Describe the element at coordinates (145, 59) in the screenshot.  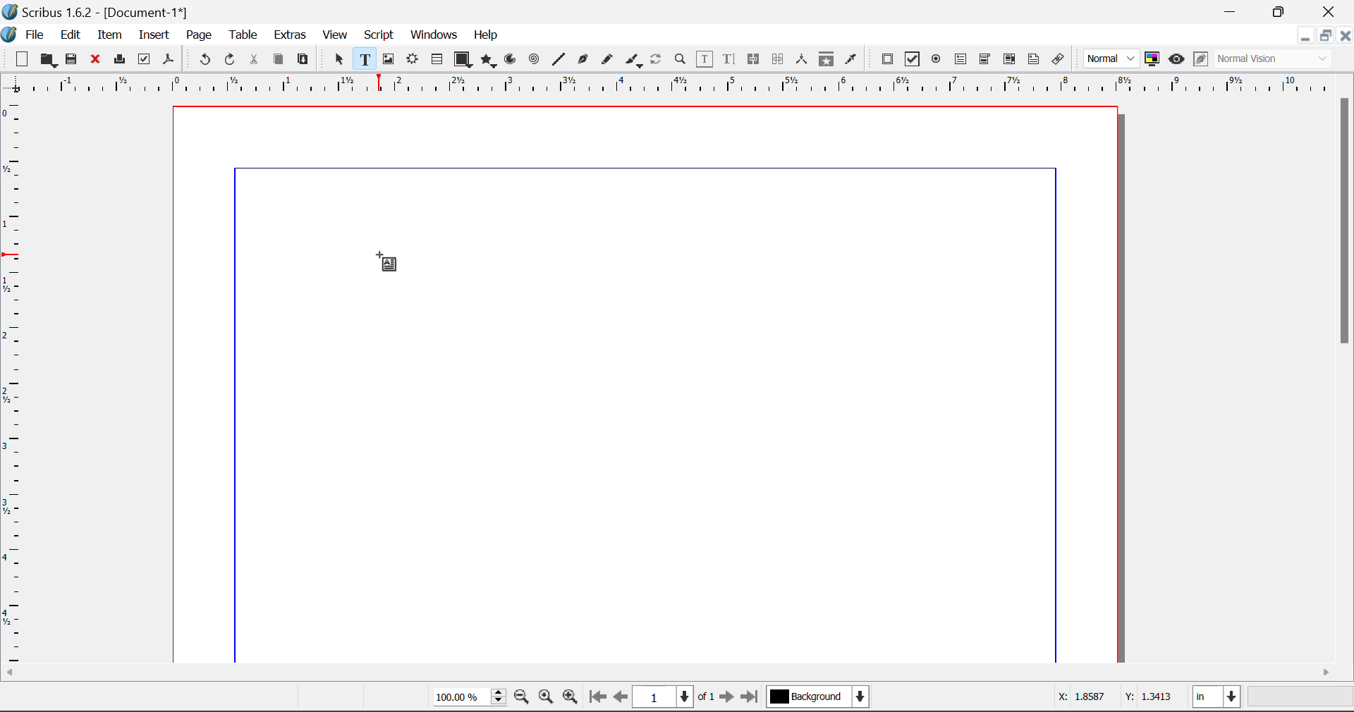
I see `Pre-flight Verifier` at that location.